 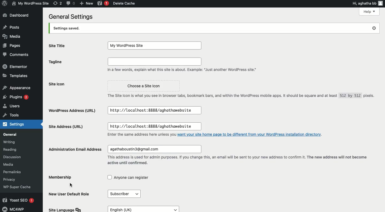 What do you see at coordinates (10, 142) in the screenshot?
I see `Writing` at bounding box center [10, 142].